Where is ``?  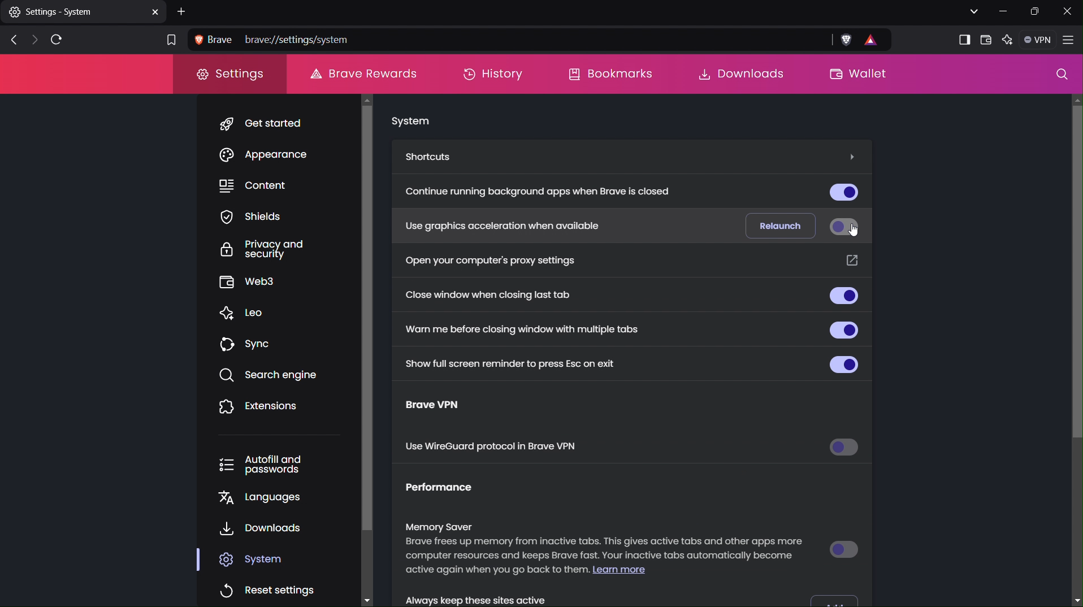
 is located at coordinates (849, 156).